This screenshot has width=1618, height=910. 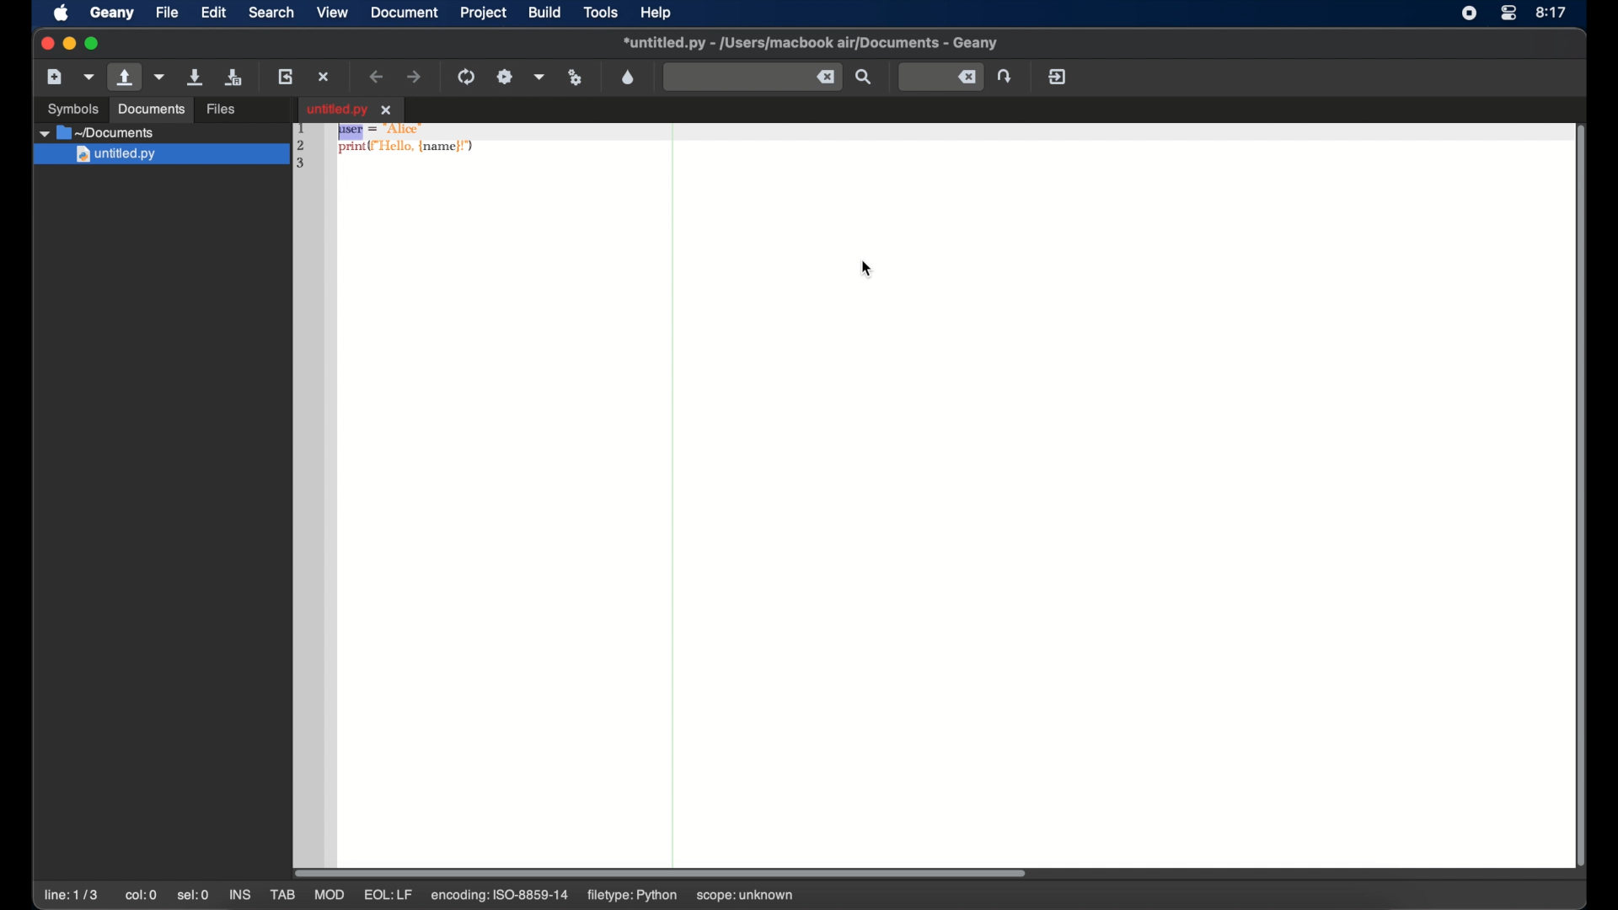 What do you see at coordinates (332, 12) in the screenshot?
I see `view` at bounding box center [332, 12].